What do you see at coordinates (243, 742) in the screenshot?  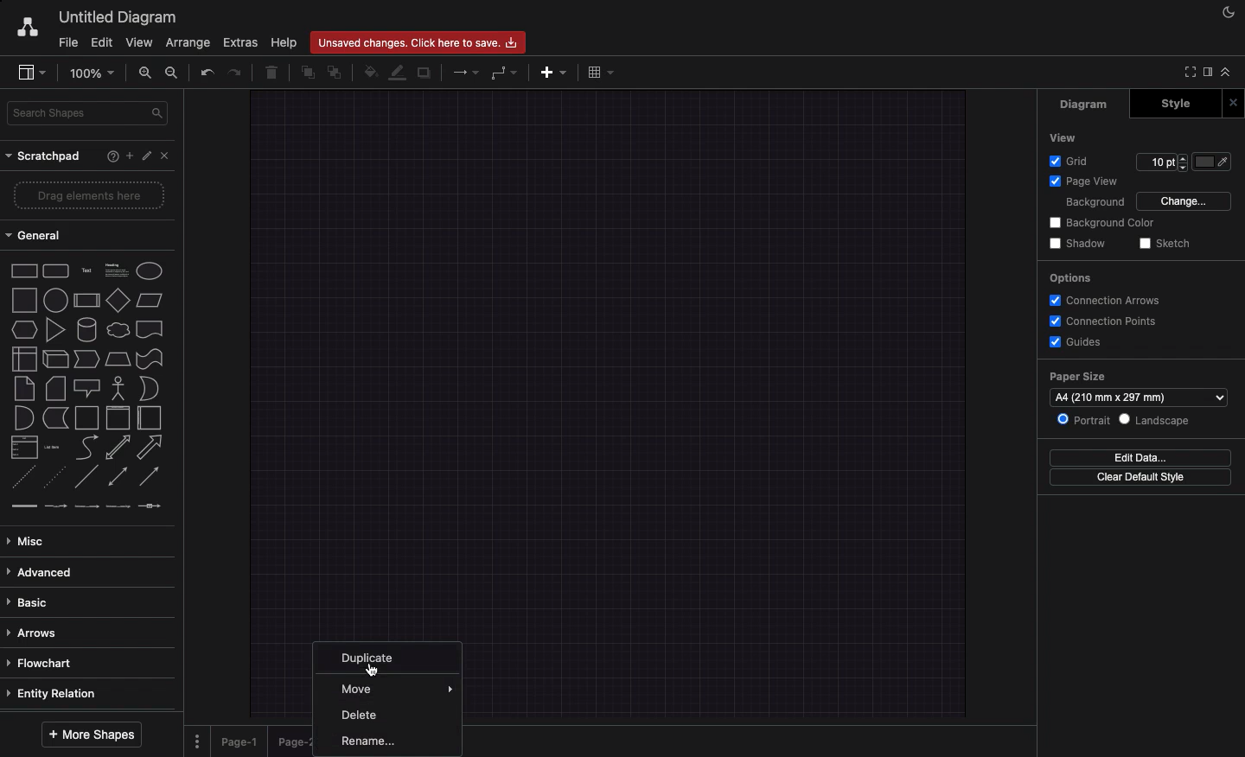 I see `Page 1` at bounding box center [243, 742].